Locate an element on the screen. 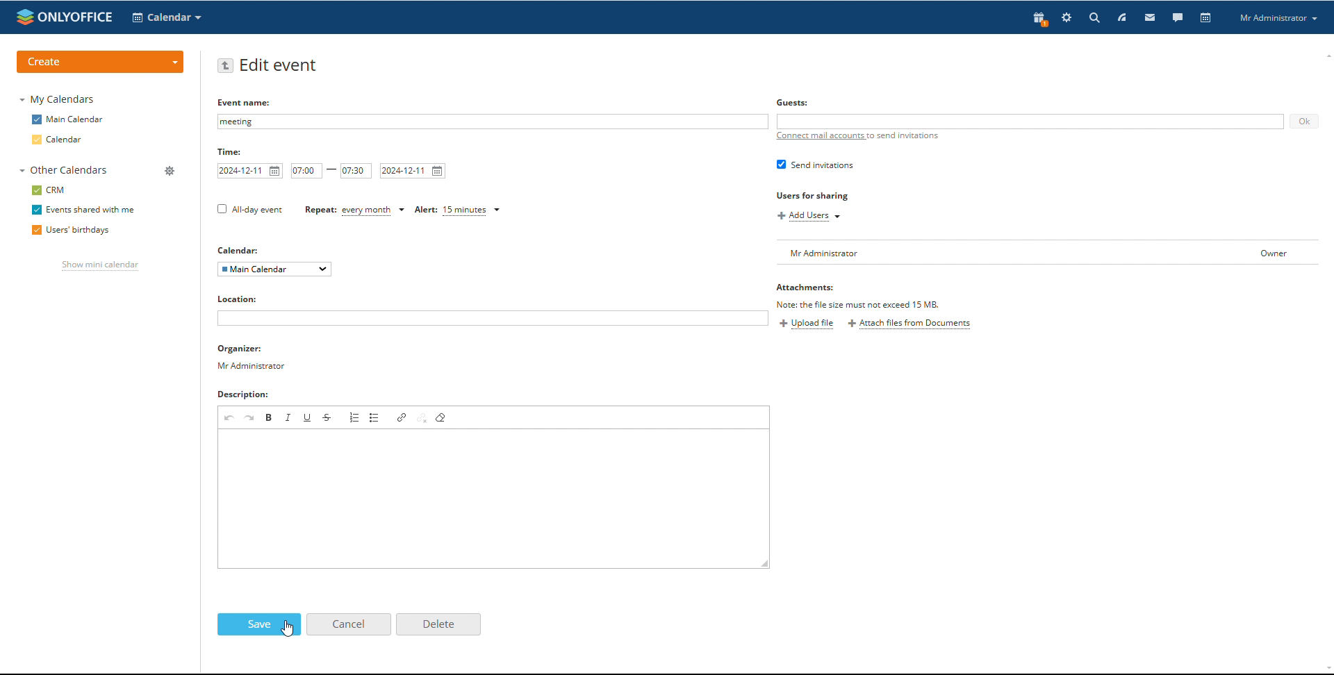  Location: is located at coordinates (245, 299).